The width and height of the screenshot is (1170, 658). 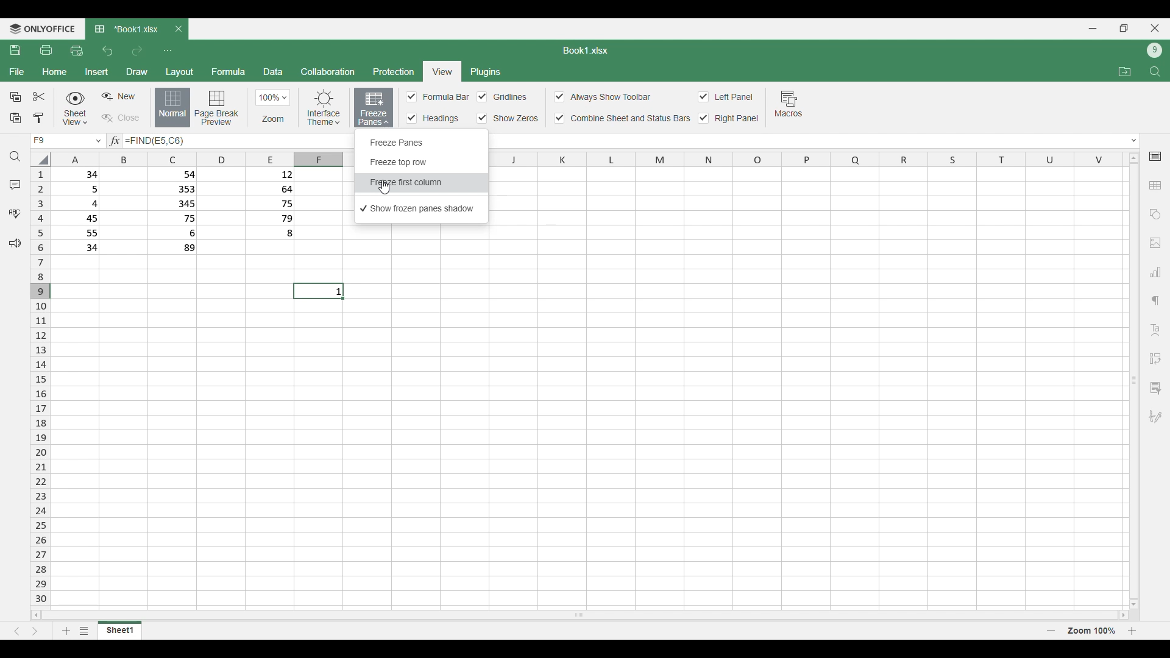 What do you see at coordinates (14, 156) in the screenshot?
I see `Find` at bounding box center [14, 156].